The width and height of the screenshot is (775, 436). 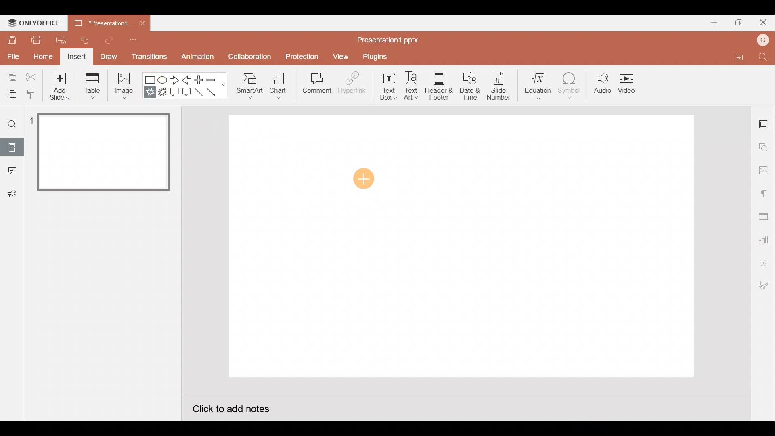 What do you see at coordinates (187, 80) in the screenshot?
I see `Left arrow` at bounding box center [187, 80].